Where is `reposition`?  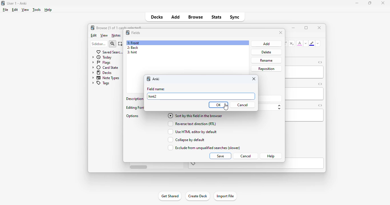 reposition is located at coordinates (267, 69).